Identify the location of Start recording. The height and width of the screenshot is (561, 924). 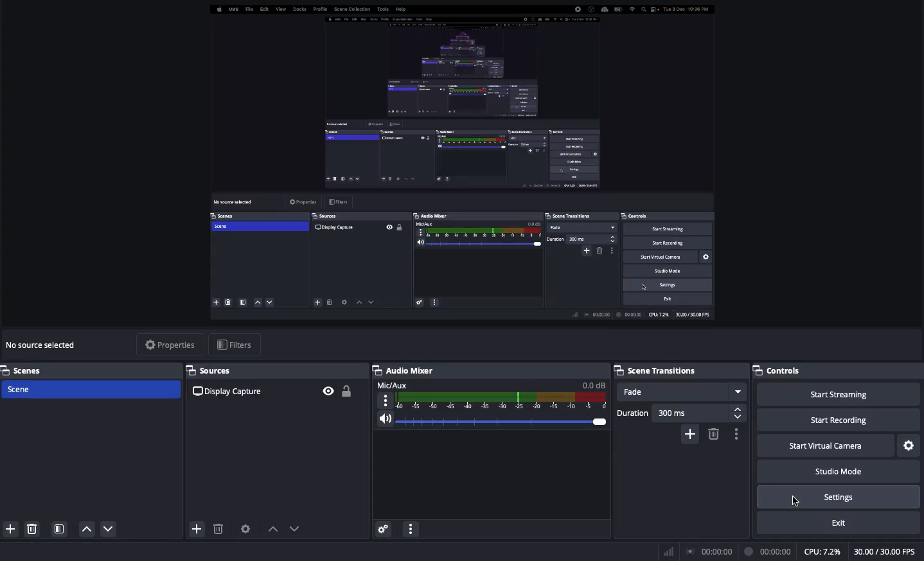
(840, 421).